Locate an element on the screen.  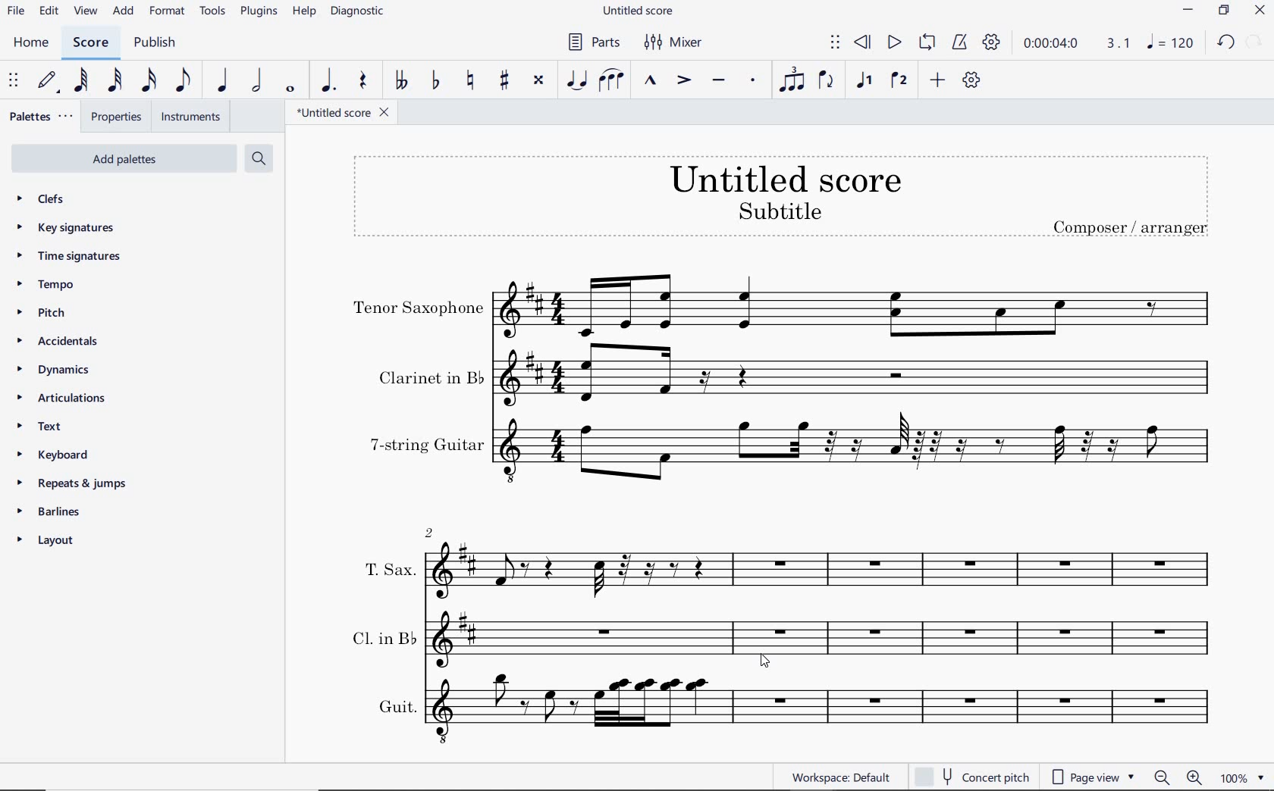
MARCATO is located at coordinates (651, 81).